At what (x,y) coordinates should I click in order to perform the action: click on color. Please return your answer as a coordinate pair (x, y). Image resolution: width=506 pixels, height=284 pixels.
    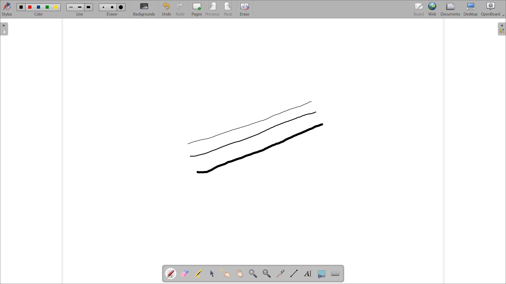
    Looking at the image, I should click on (48, 7).